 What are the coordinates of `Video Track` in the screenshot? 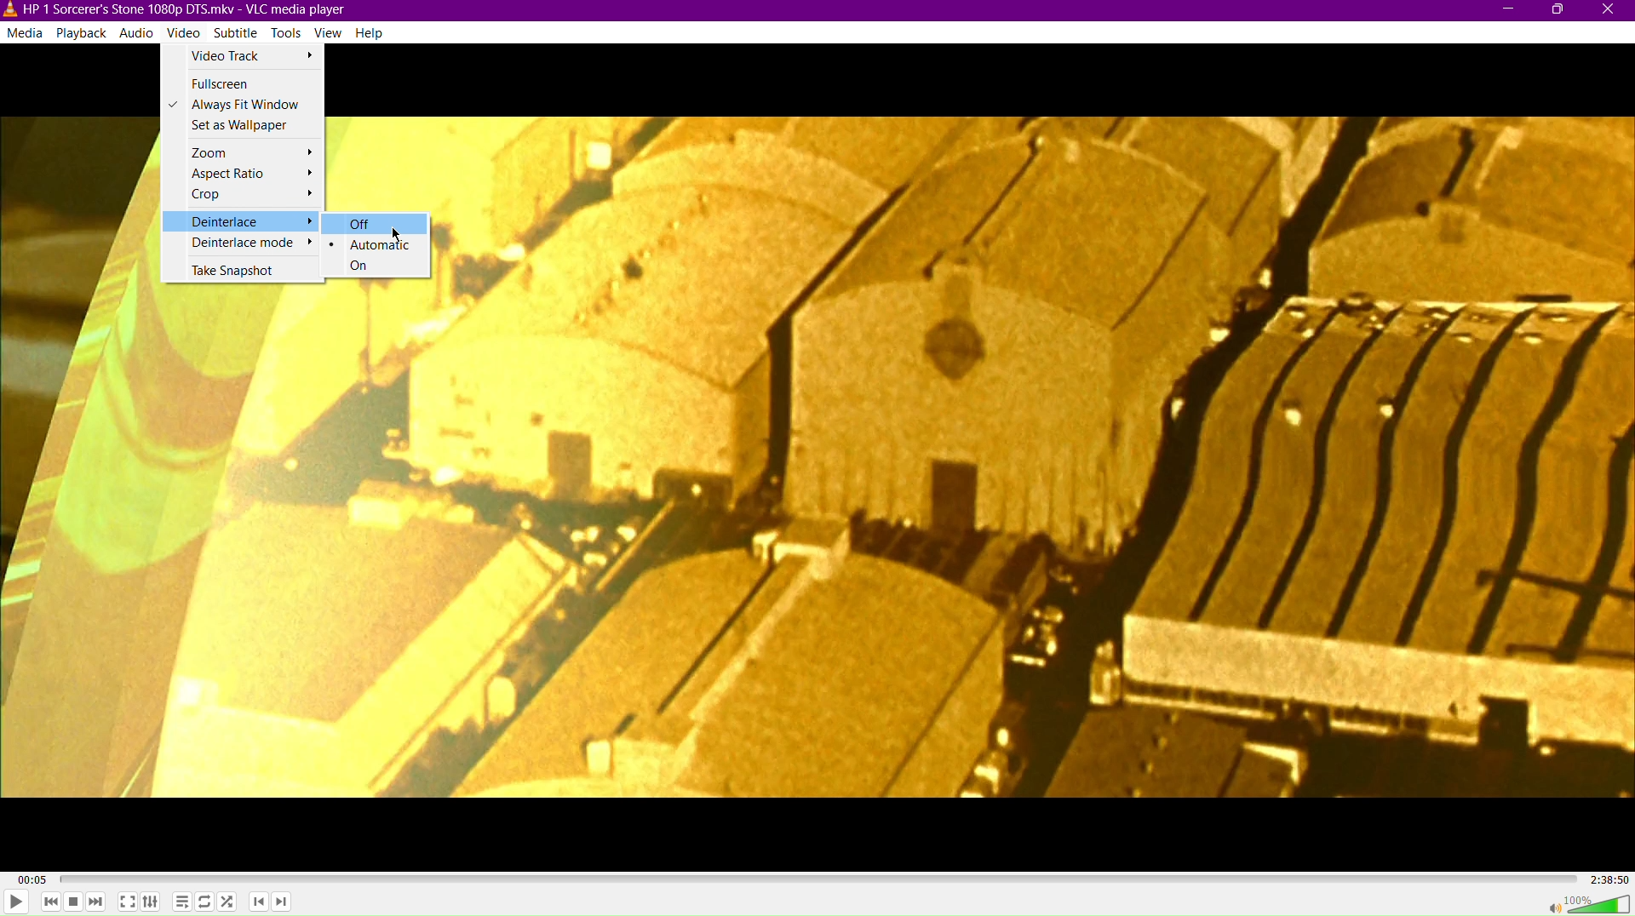 It's located at (244, 55).